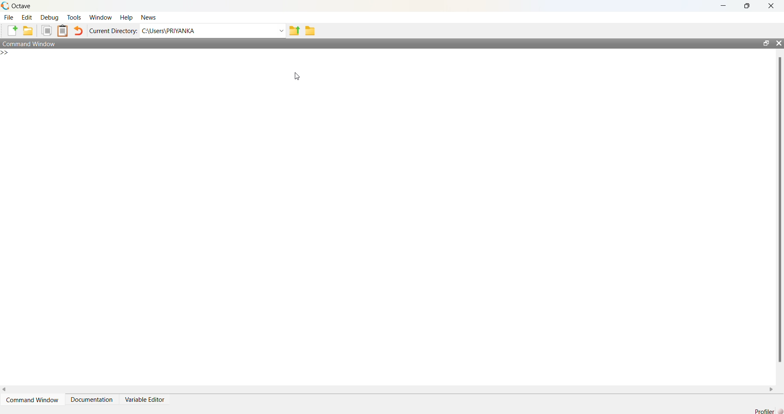 Image resolution: width=784 pixels, height=414 pixels. Describe the element at coordinates (281, 31) in the screenshot. I see `Enter directory name` at that location.